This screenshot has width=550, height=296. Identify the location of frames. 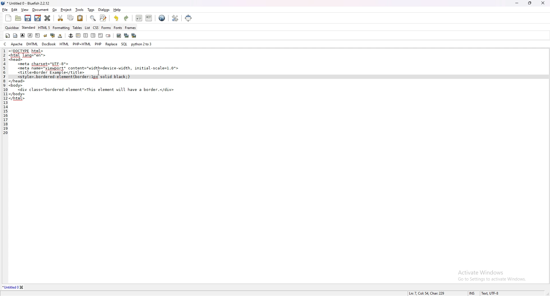
(130, 28).